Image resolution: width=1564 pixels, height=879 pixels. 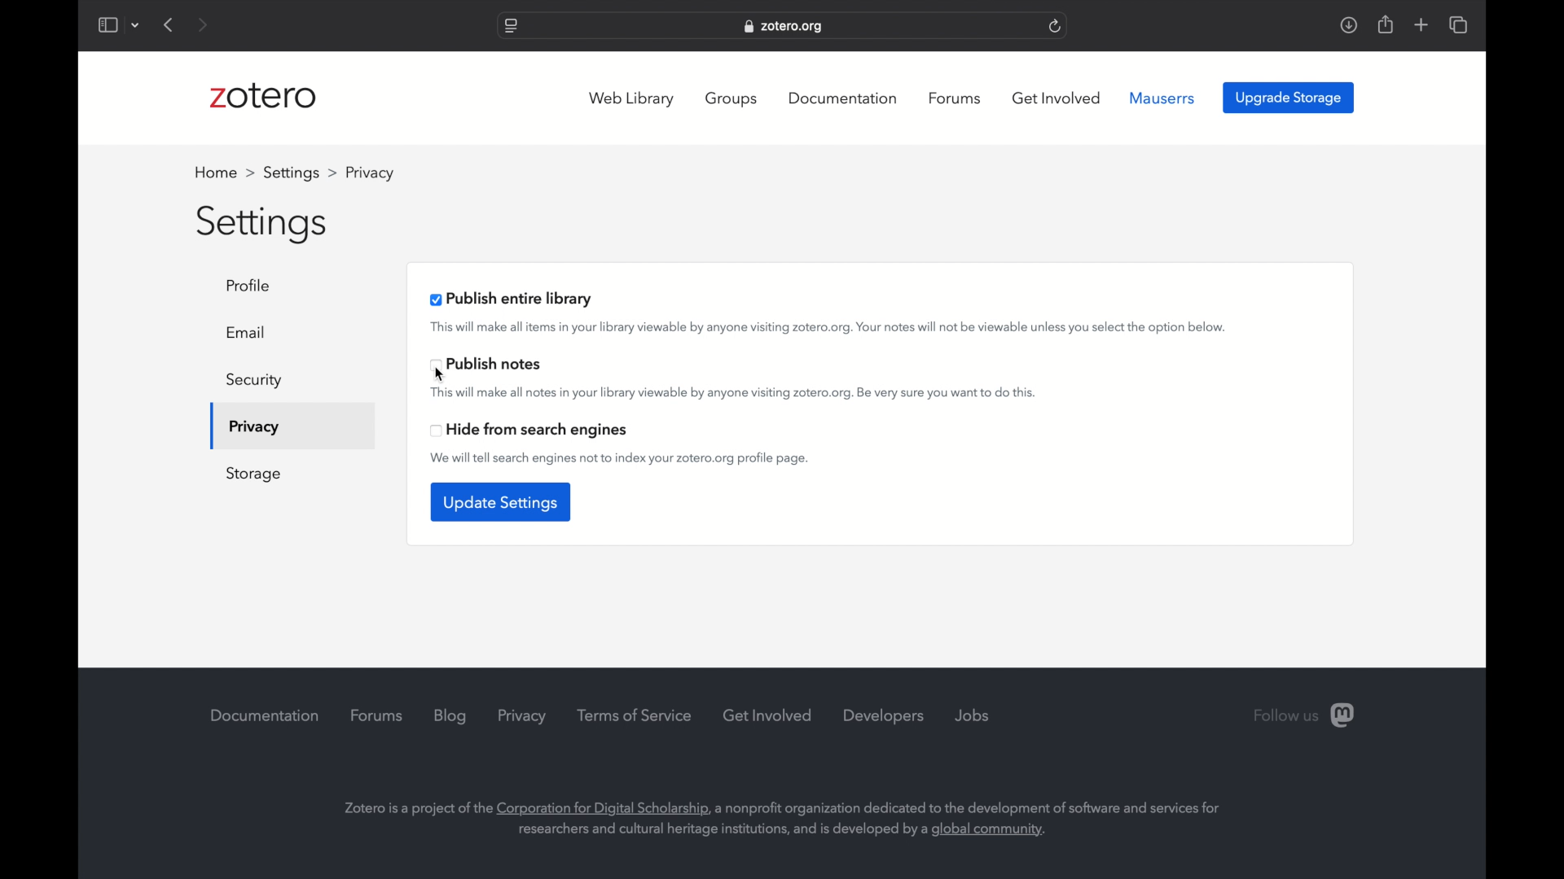 I want to click on upgrade storage, so click(x=1289, y=98).